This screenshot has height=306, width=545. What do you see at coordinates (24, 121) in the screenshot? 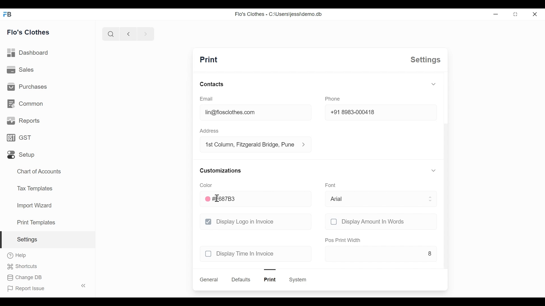
I see `reports` at bounding box center [24, 121].